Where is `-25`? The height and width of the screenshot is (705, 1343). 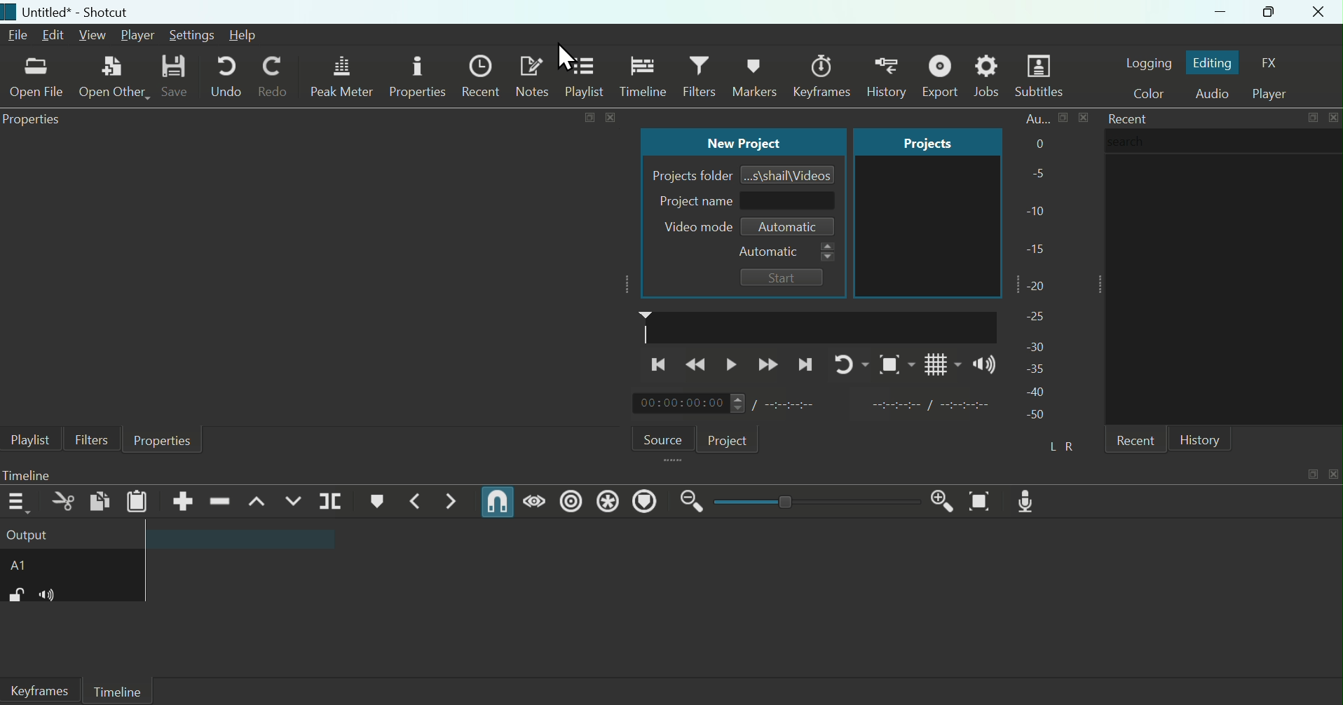 -25 is located at coordinates (1036, 317).